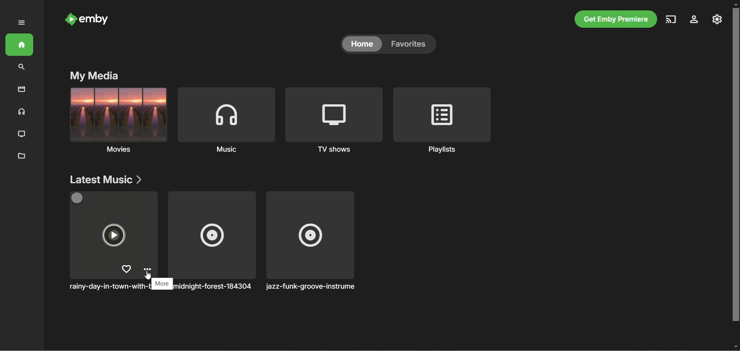 This screenshot has width=740, height=351. What do you see at coordinates (126, 269) in the screenshot?
I see `Add to favorite` at bounding box center [126, 269].